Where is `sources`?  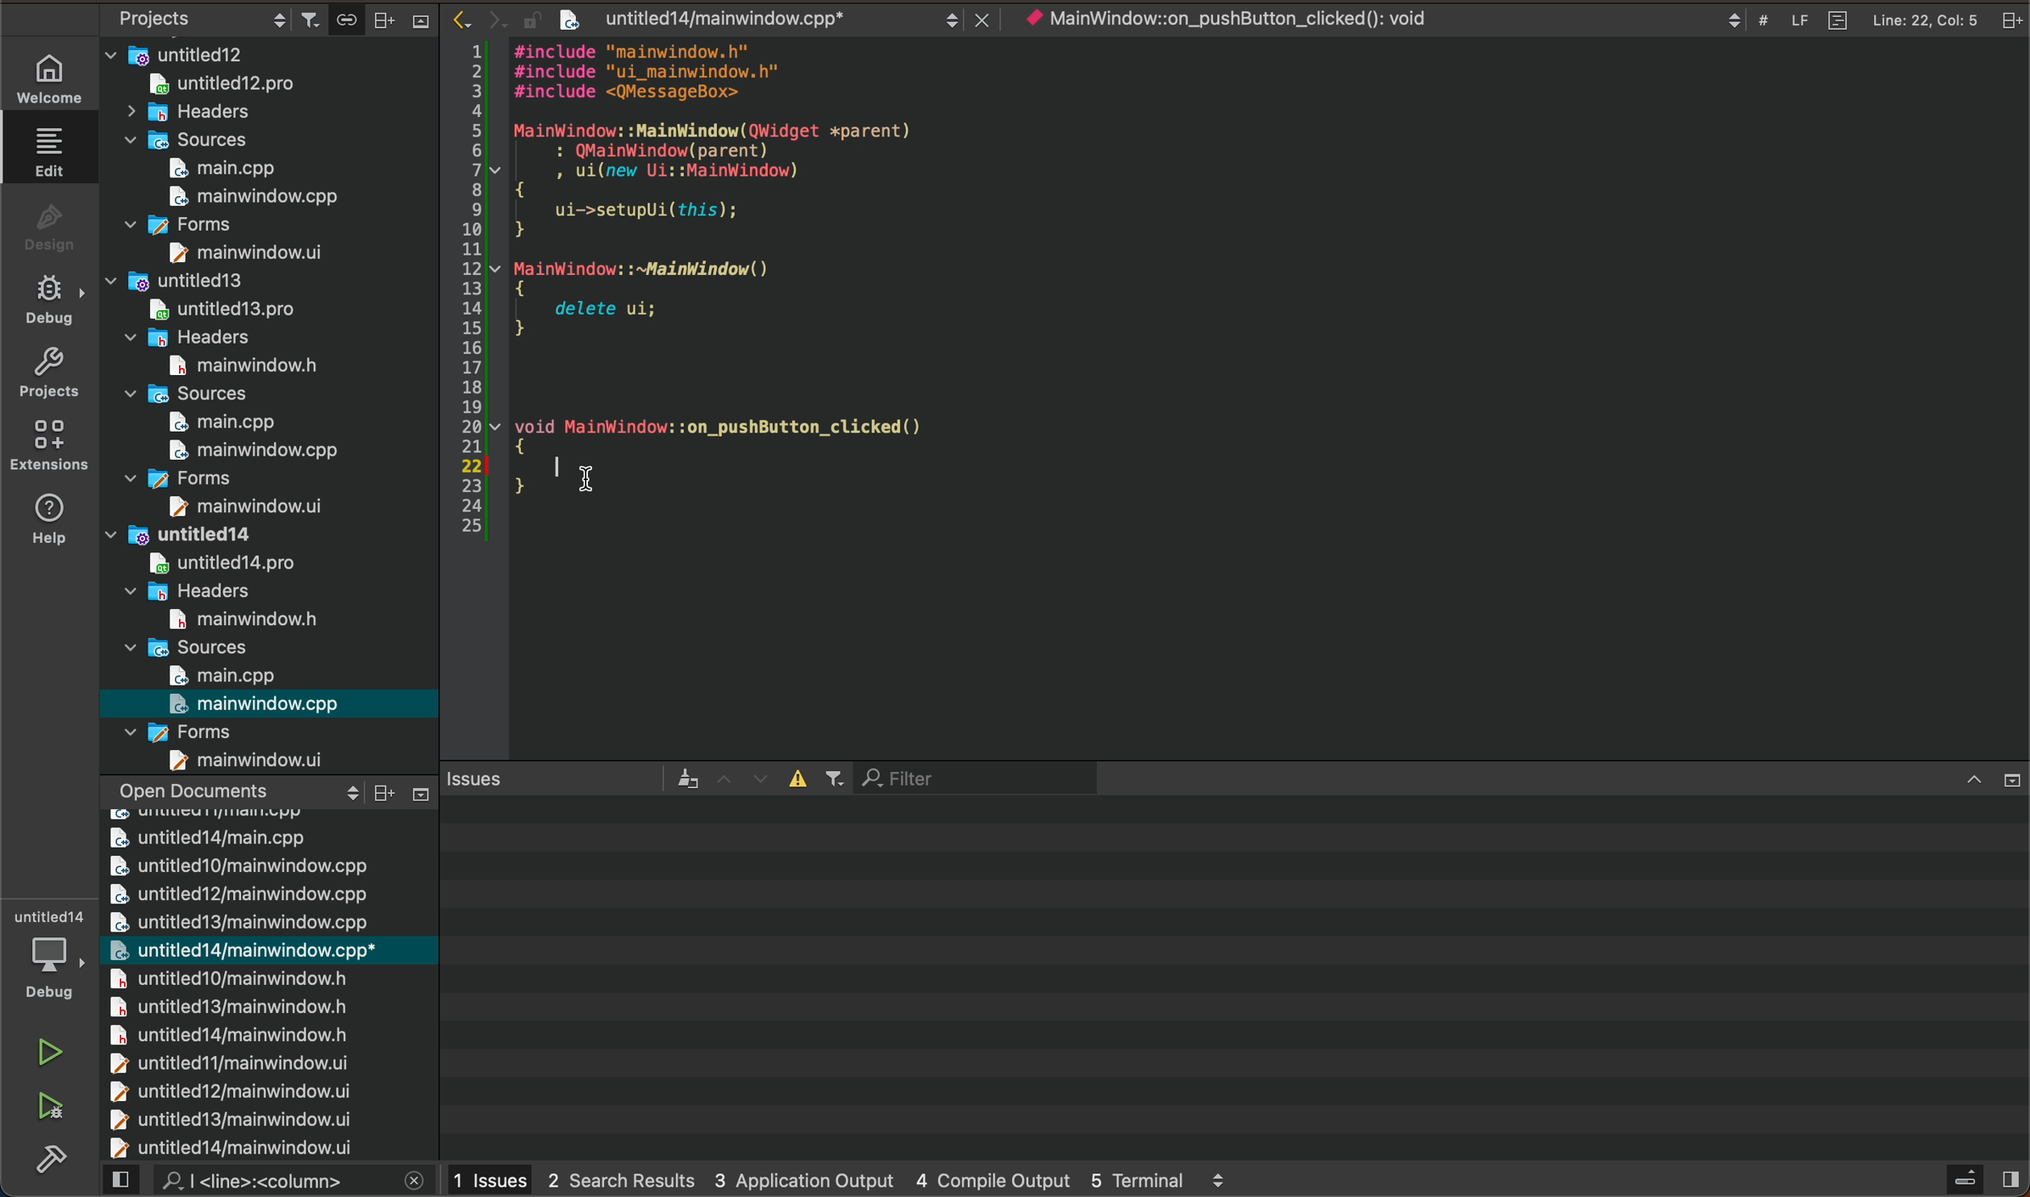 sources is located at coordinates (190, 142).